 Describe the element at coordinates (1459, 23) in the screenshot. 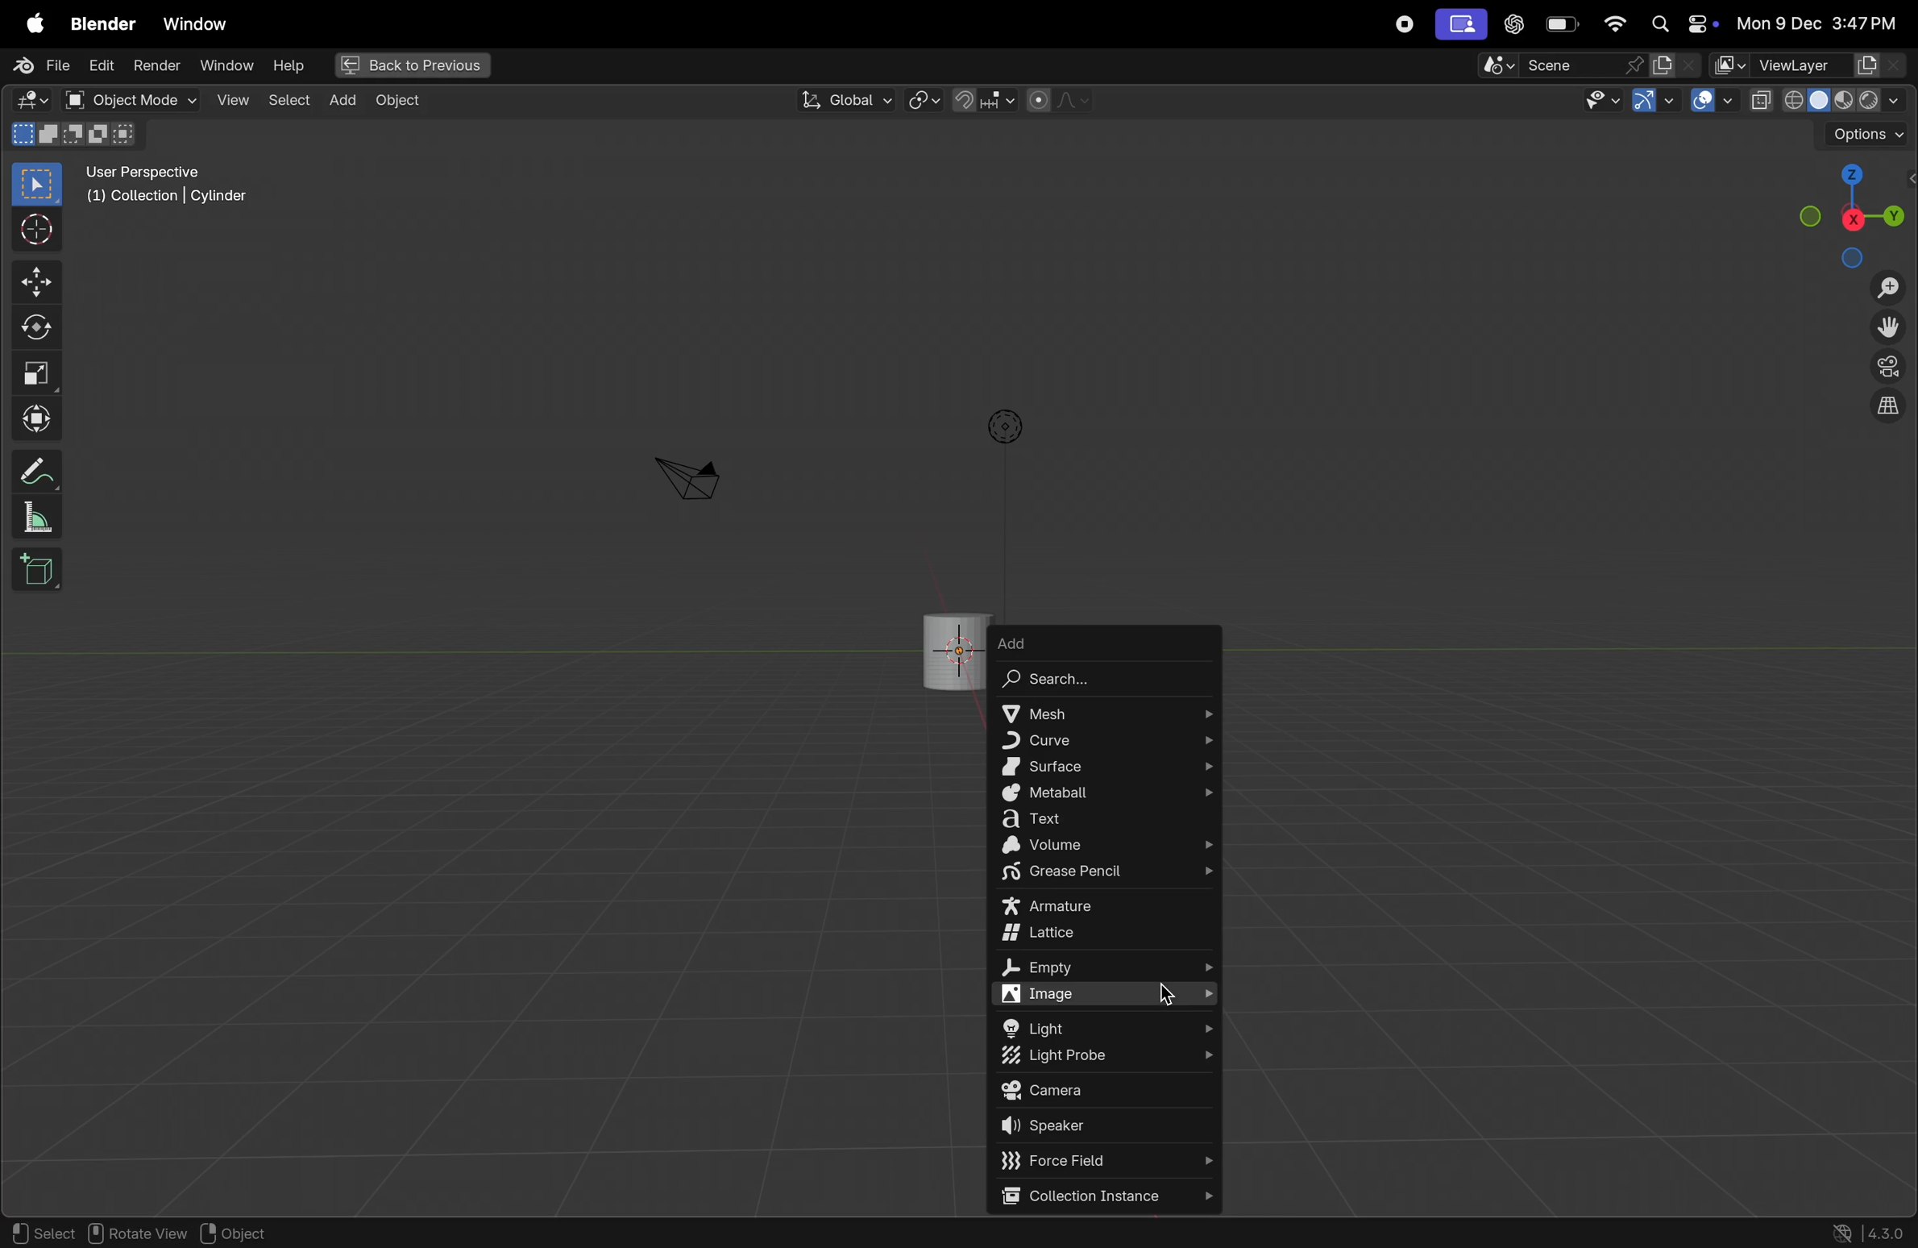

I see `screenui` at that location.